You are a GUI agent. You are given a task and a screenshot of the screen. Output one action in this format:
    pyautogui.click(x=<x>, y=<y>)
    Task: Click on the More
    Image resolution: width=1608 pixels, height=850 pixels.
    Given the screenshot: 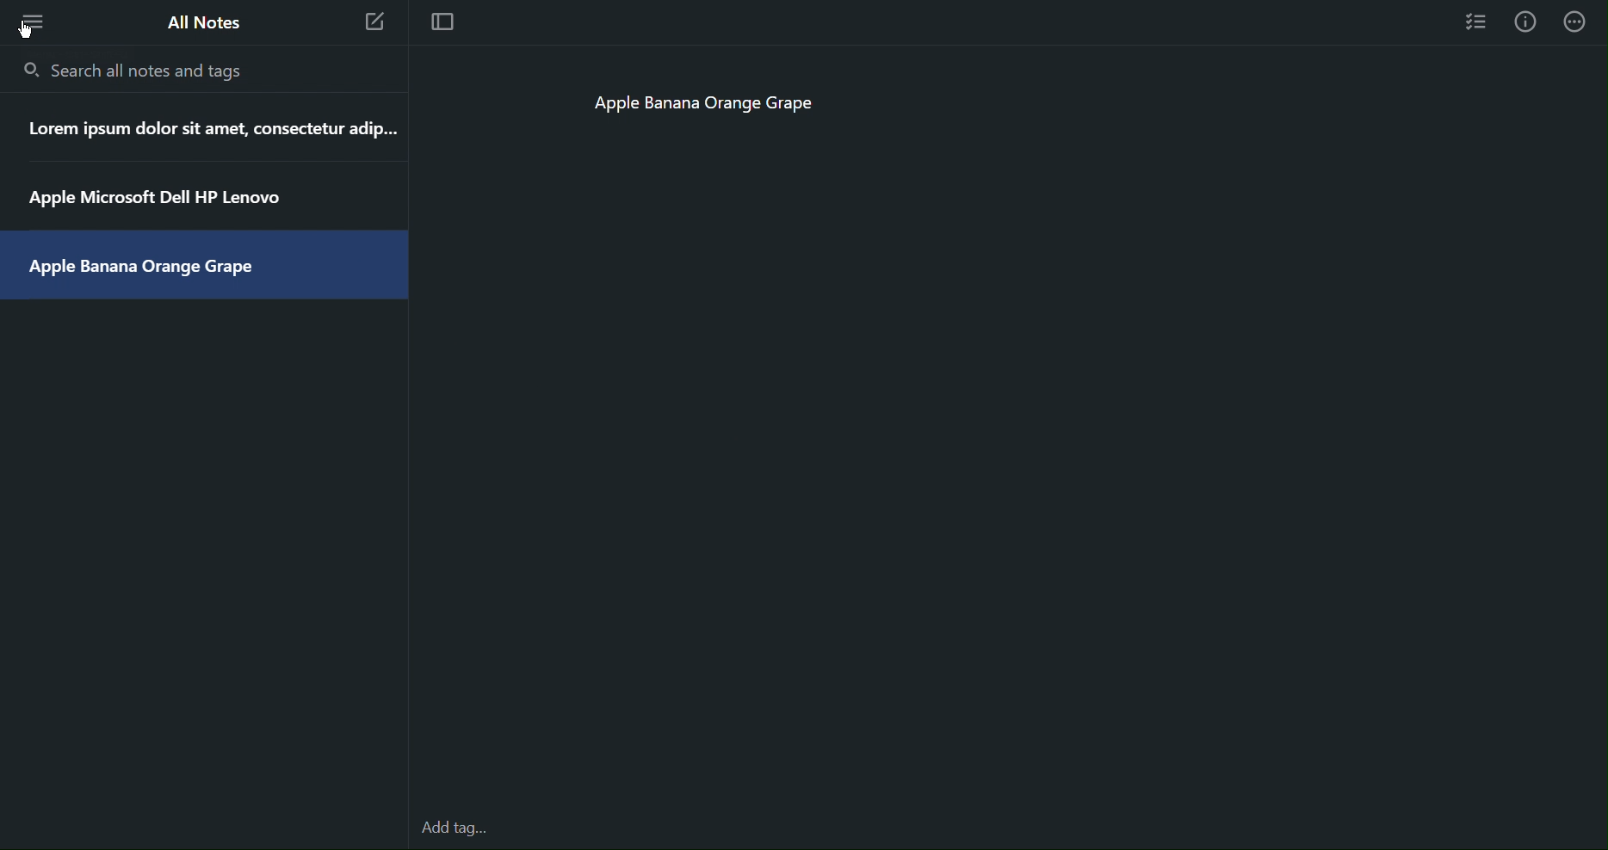 What is the action you would take?
    pyautogui.click(x=1577, y=22)
    